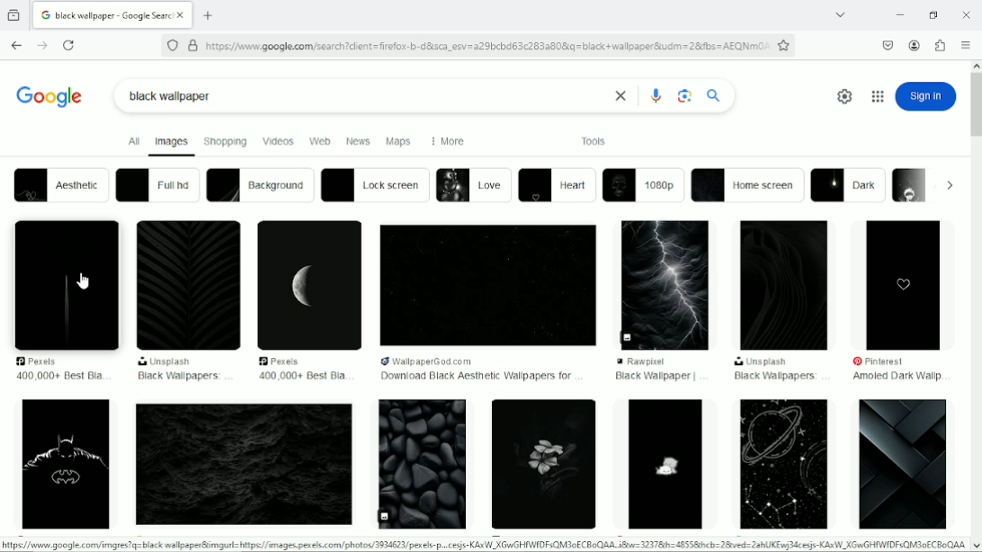 The height and width of the screenshot is (552, 982). Describe the element at coordinates (655, 377) in the screenshot. I see `black wallpaper` at that location.